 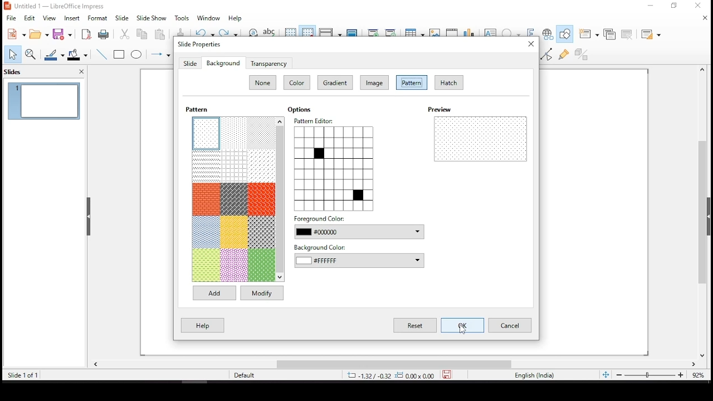 I want to click on save, so click(x=450, y=374).